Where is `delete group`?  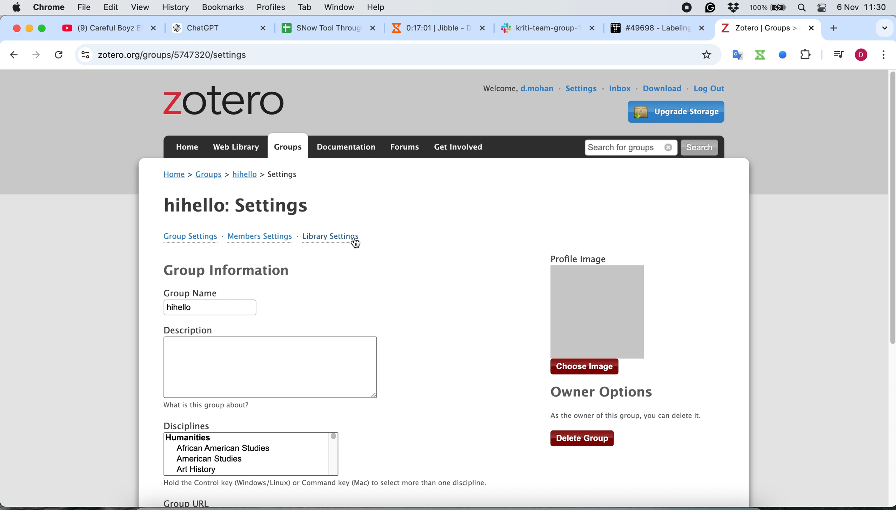
delete group is located at coordinates (583, 438).